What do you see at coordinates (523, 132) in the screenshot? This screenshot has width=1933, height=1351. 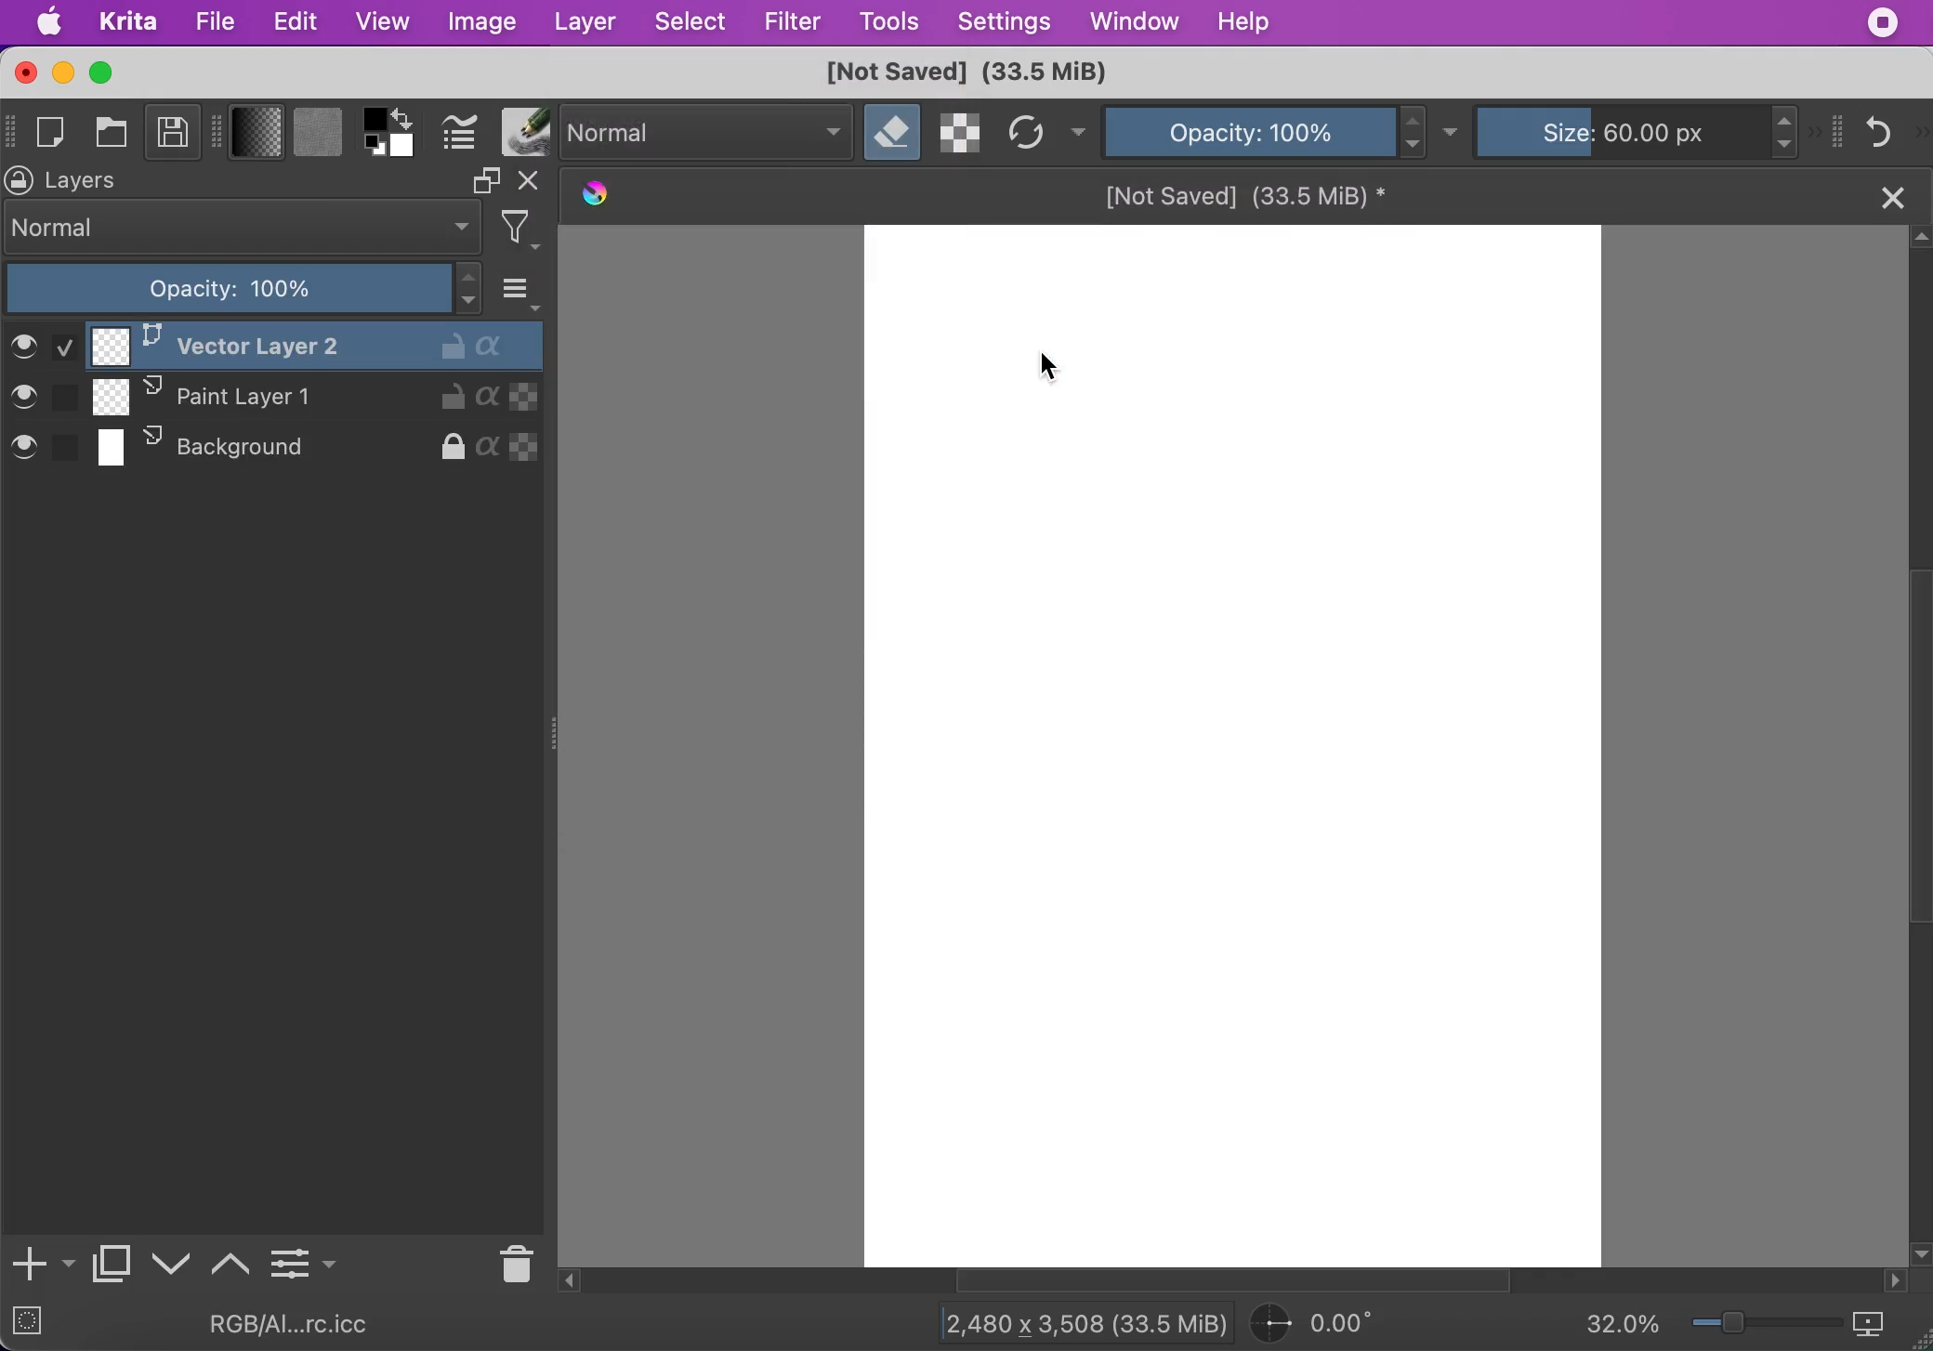 I see `choose brush preset` at bounding box center [523, 132].